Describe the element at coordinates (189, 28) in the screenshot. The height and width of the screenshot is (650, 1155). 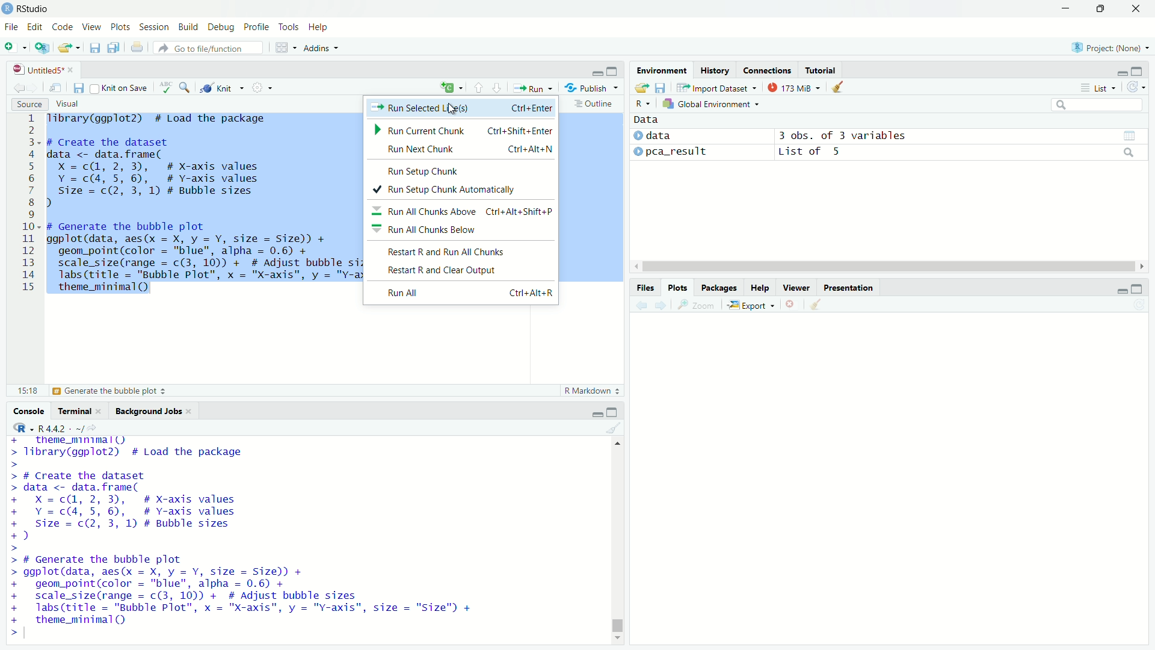
I see `build` at that location.